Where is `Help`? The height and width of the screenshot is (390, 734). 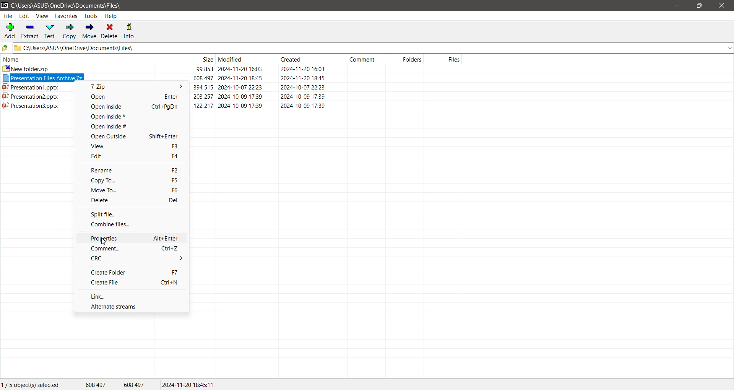
Help is located at coordinates (111, 16).